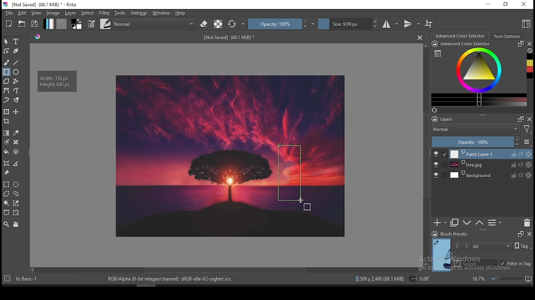  I want to click on multibrush tool, so click(17, 100).